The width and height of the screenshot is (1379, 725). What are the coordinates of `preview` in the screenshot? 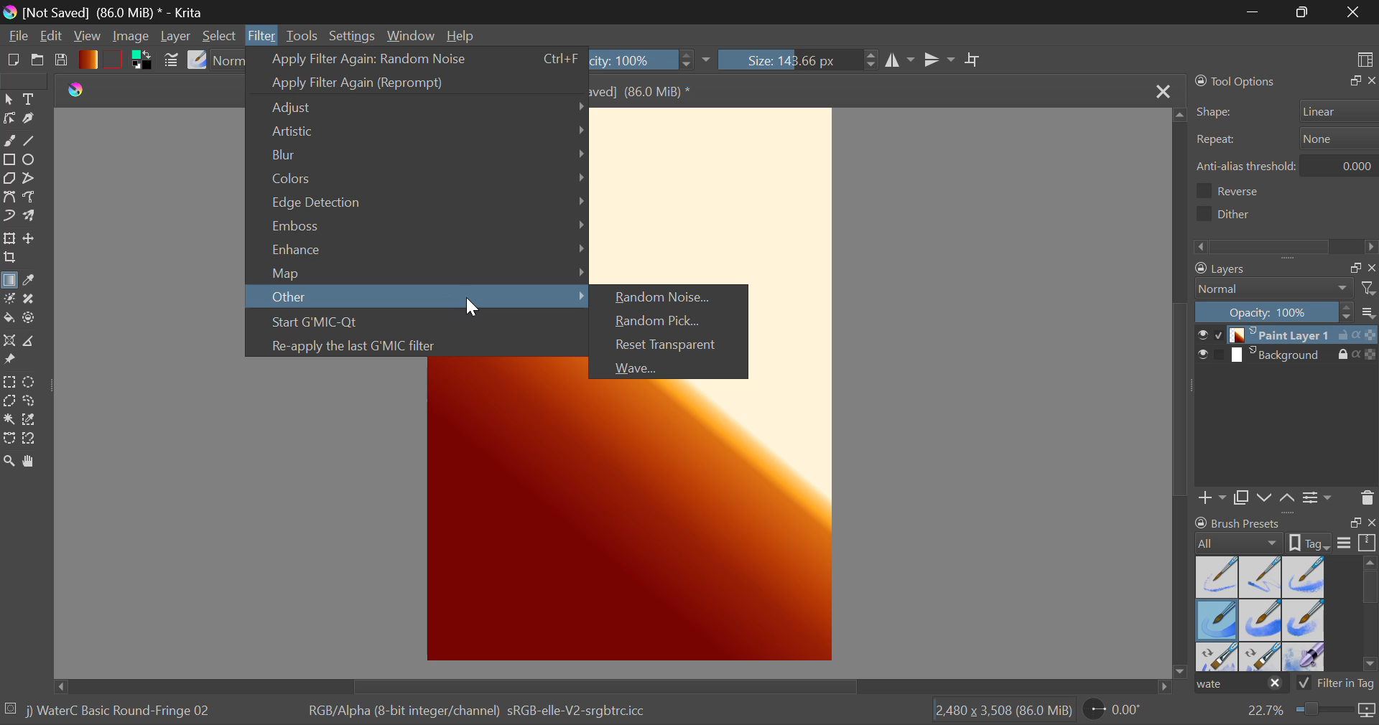 It's located at (1200, 335).